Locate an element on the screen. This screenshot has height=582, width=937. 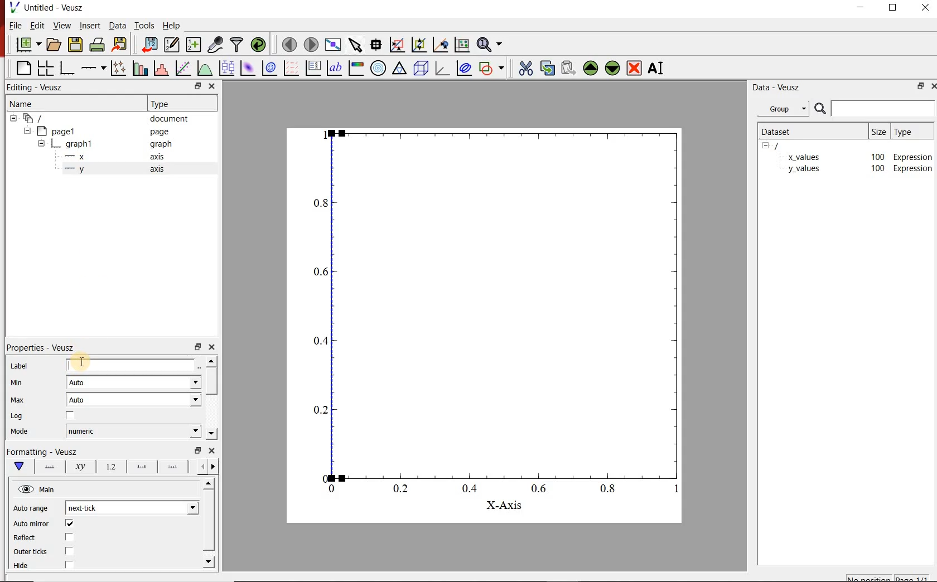
close is located at coordinates (931, 86).